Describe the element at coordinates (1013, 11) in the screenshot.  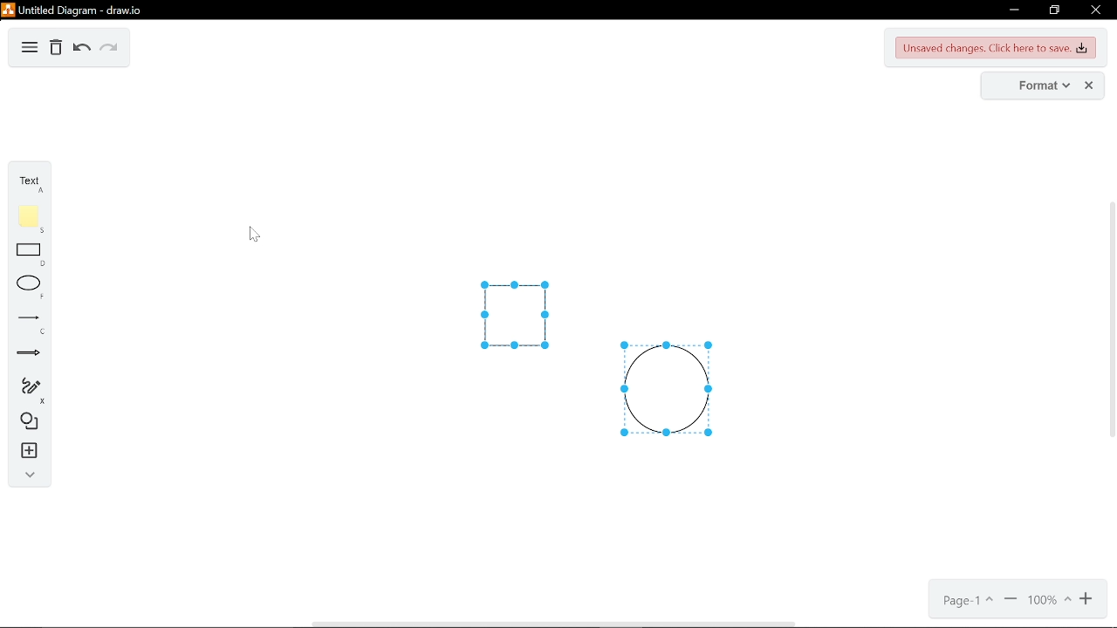
I see `minimize` at that location.